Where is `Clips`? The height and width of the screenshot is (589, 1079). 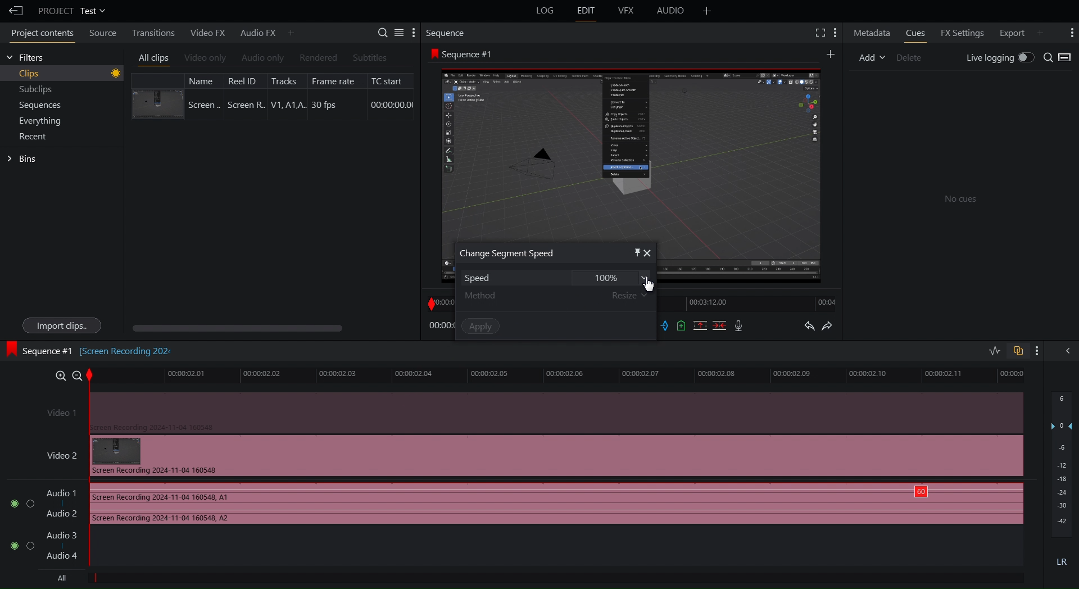 Clips is located at coordinates (70, 74).